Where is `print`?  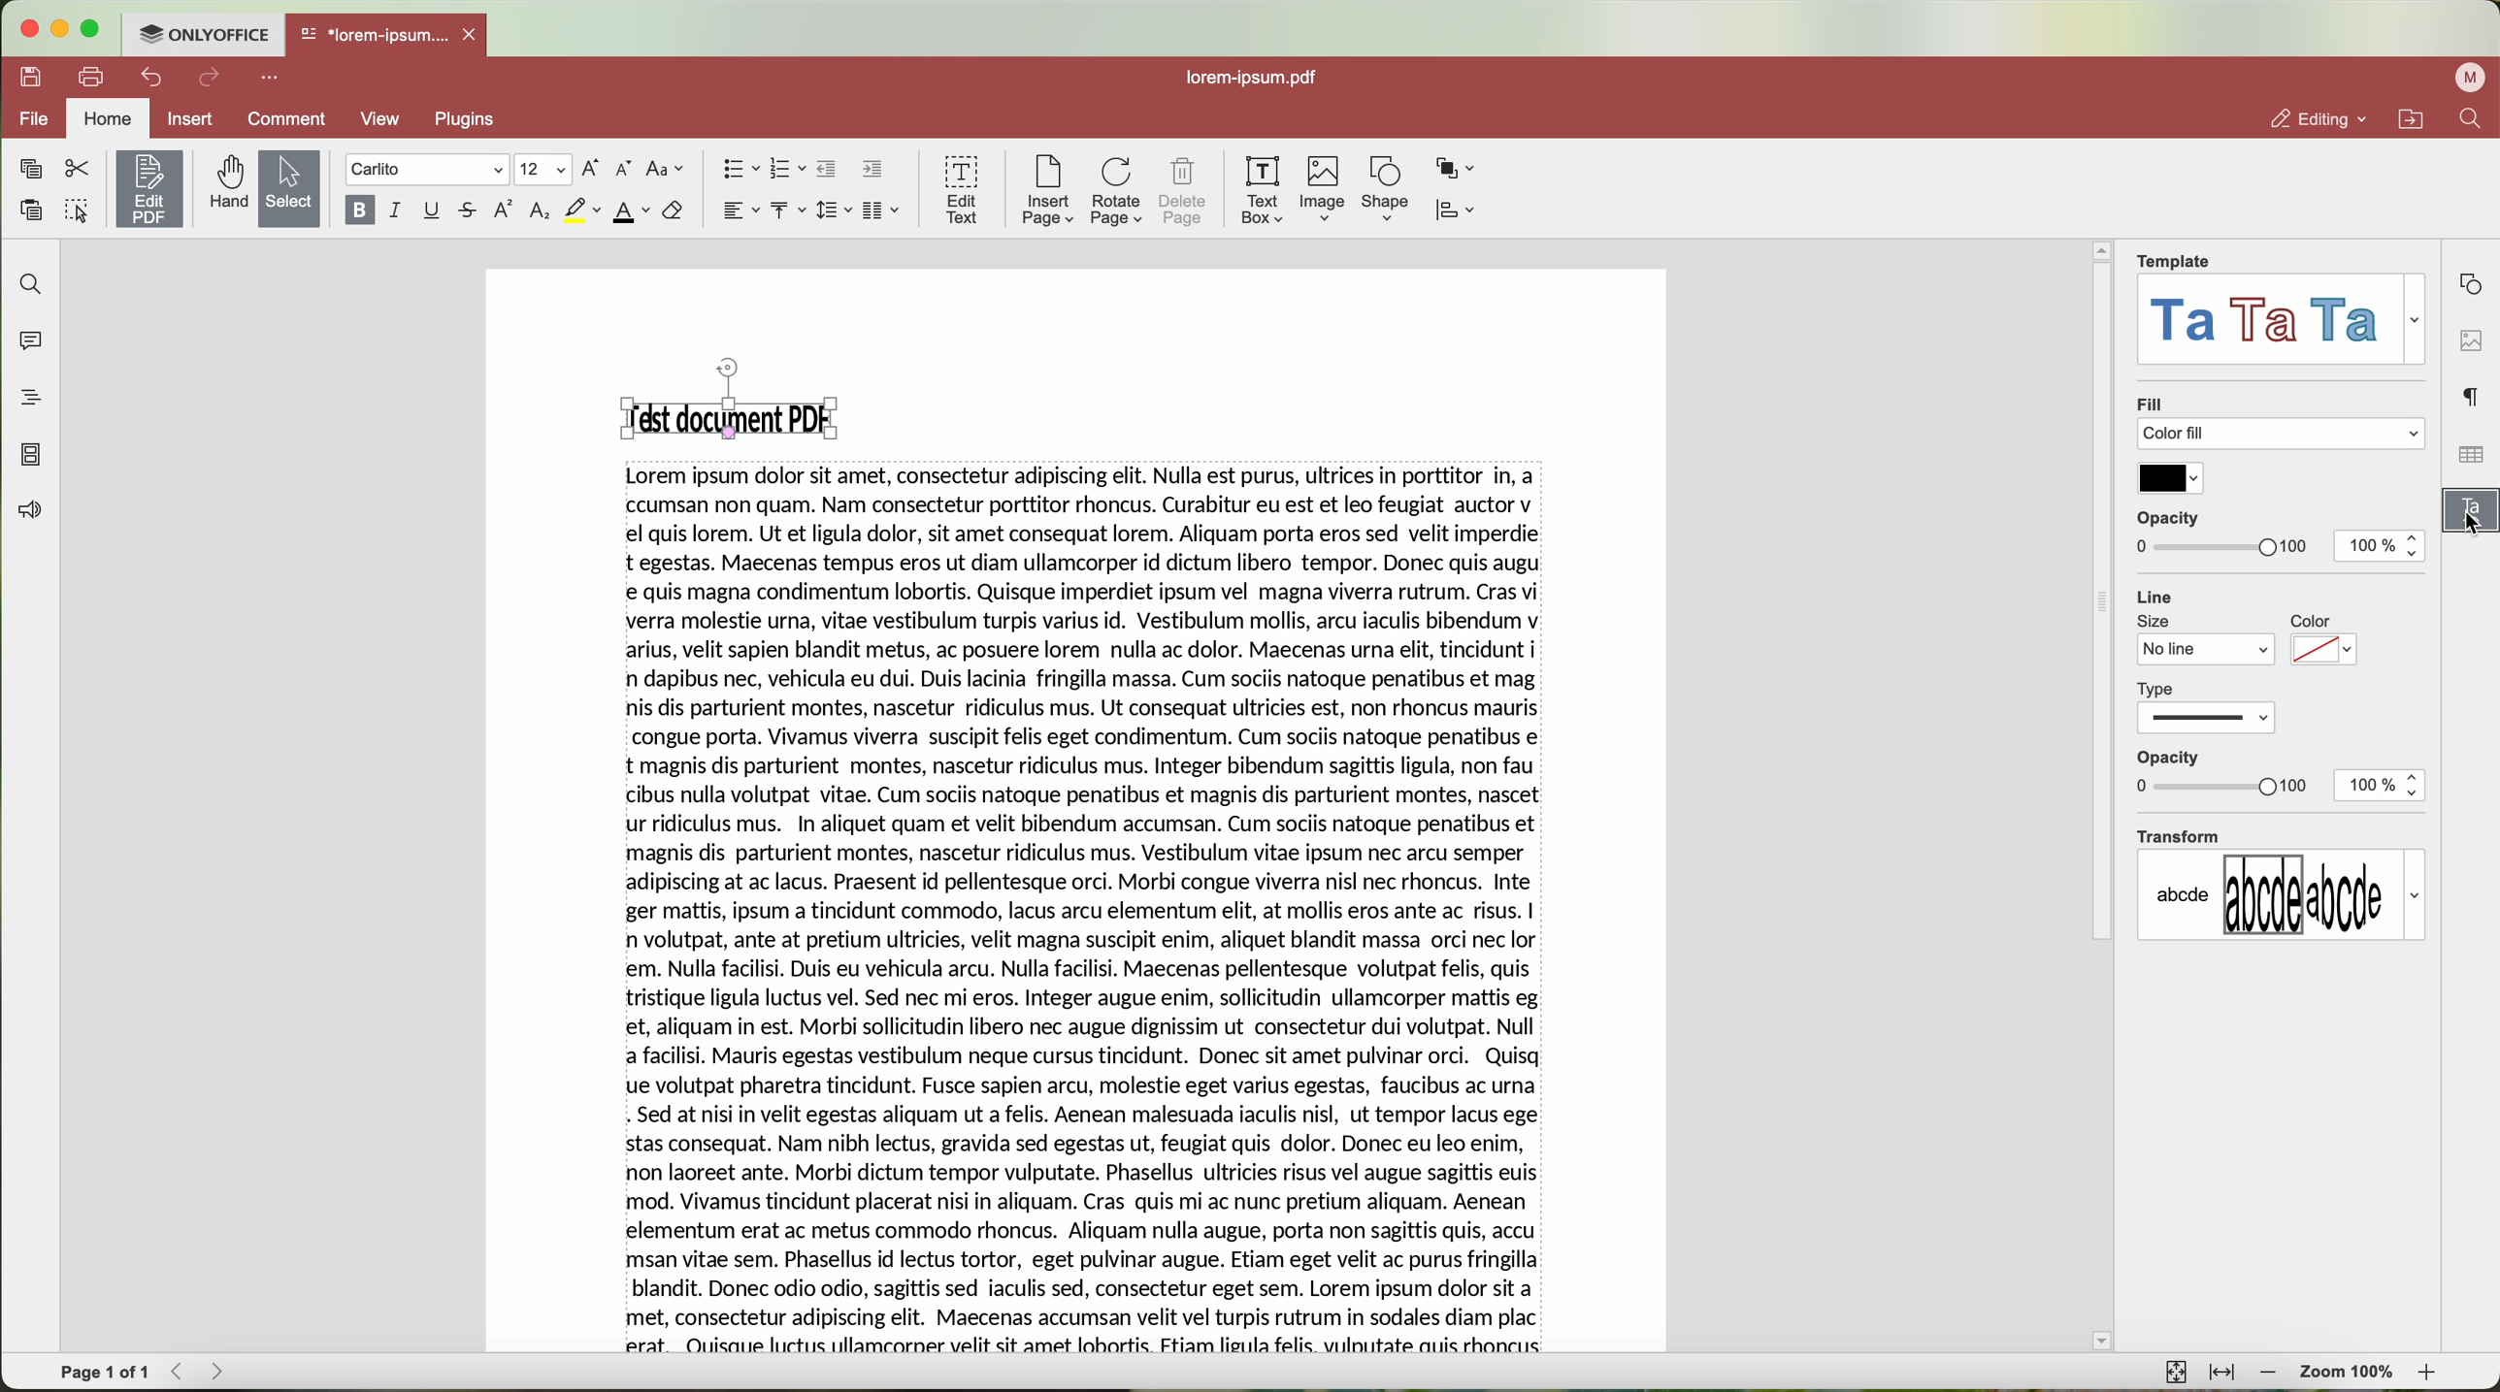 print is located at coordinates (90, 76).